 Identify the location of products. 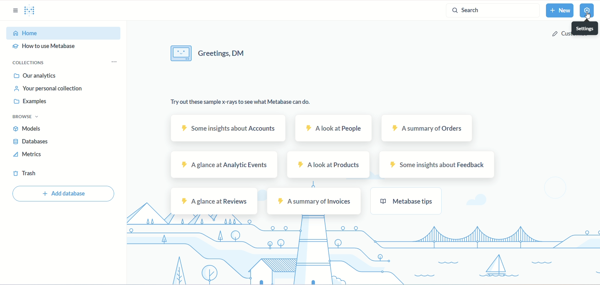
(329, 165).